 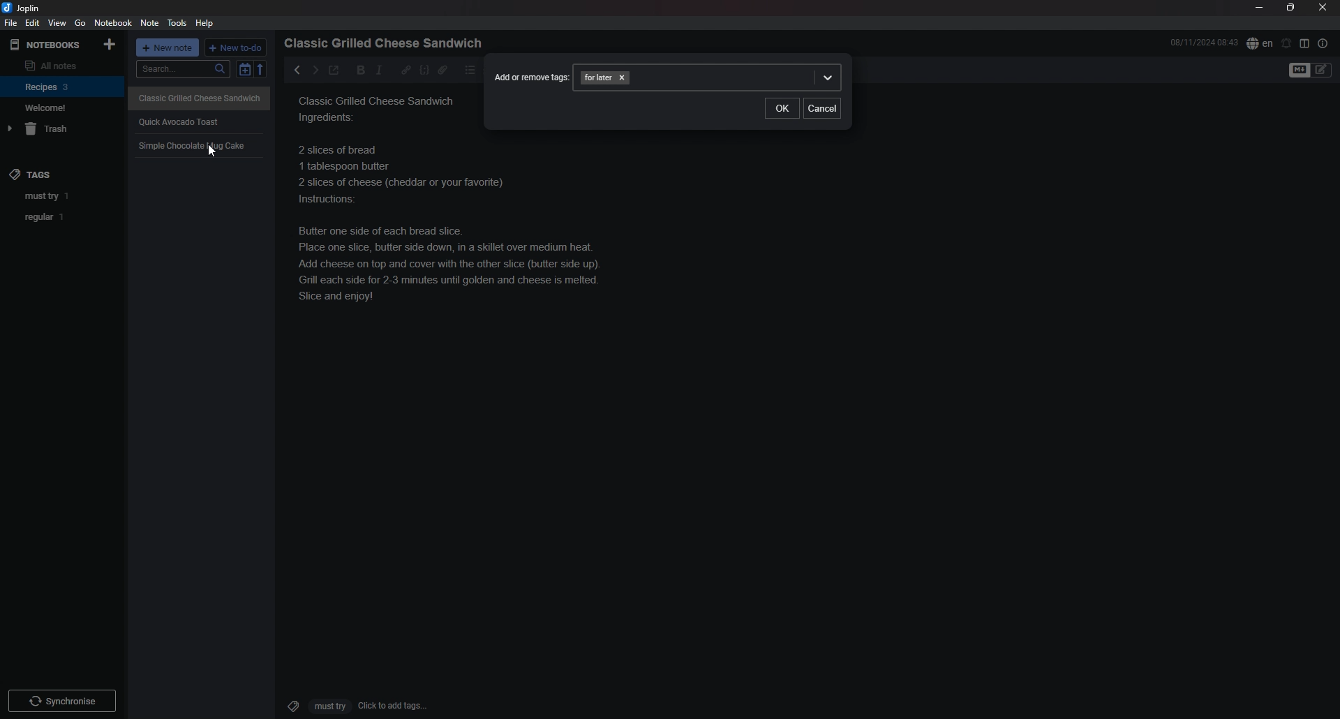 What do you see at coordinates (60, 65) in the screenshot?
I see `all notes` at bounding box center [60, 65].